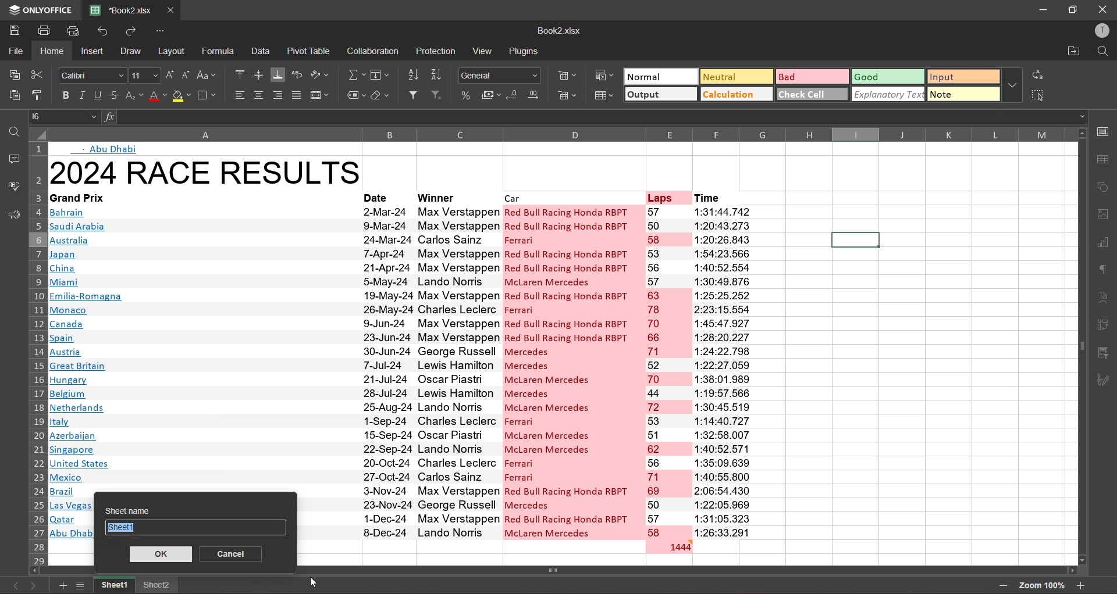  What do you see at coordinates (383, 74) in the screenshot?
I see `fields` at bounding box center [383, 74].